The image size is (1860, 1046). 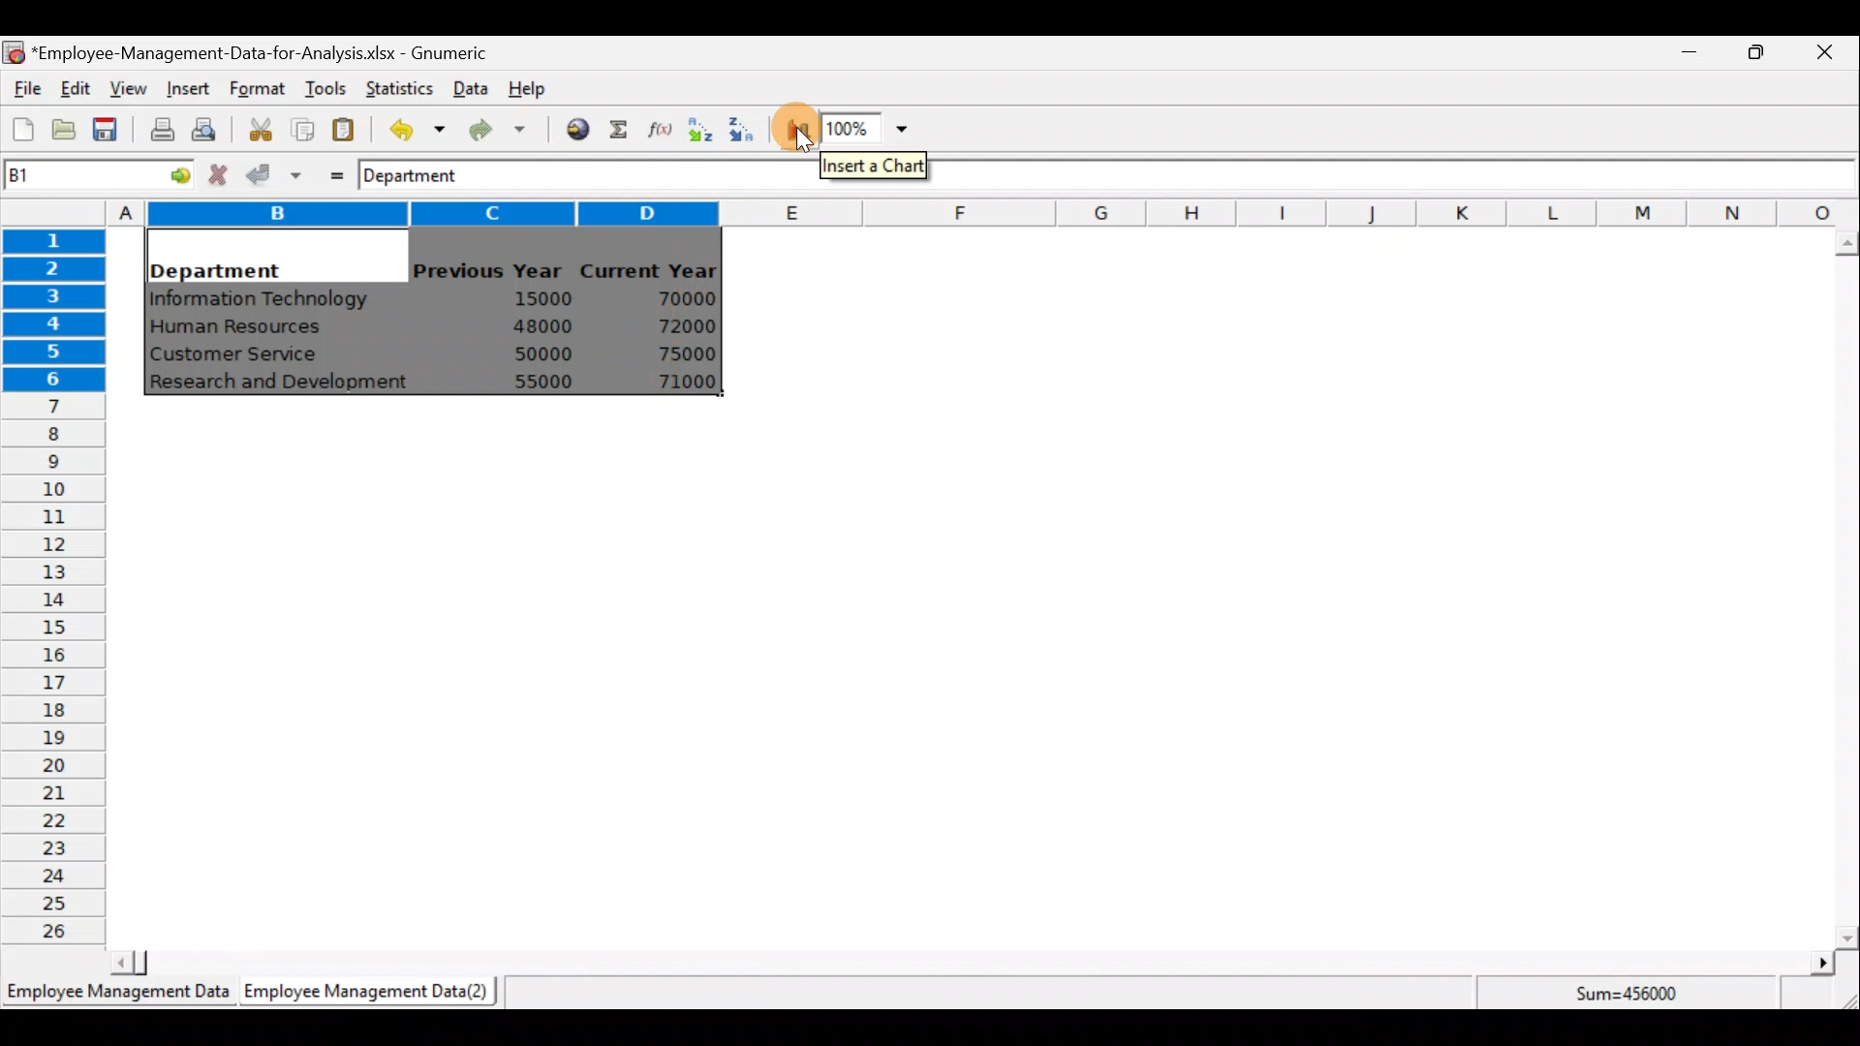 What do you see at coordinates (876, 165) in the screenshot?
I see `Insert a chart` at bounding box center [876, 165].